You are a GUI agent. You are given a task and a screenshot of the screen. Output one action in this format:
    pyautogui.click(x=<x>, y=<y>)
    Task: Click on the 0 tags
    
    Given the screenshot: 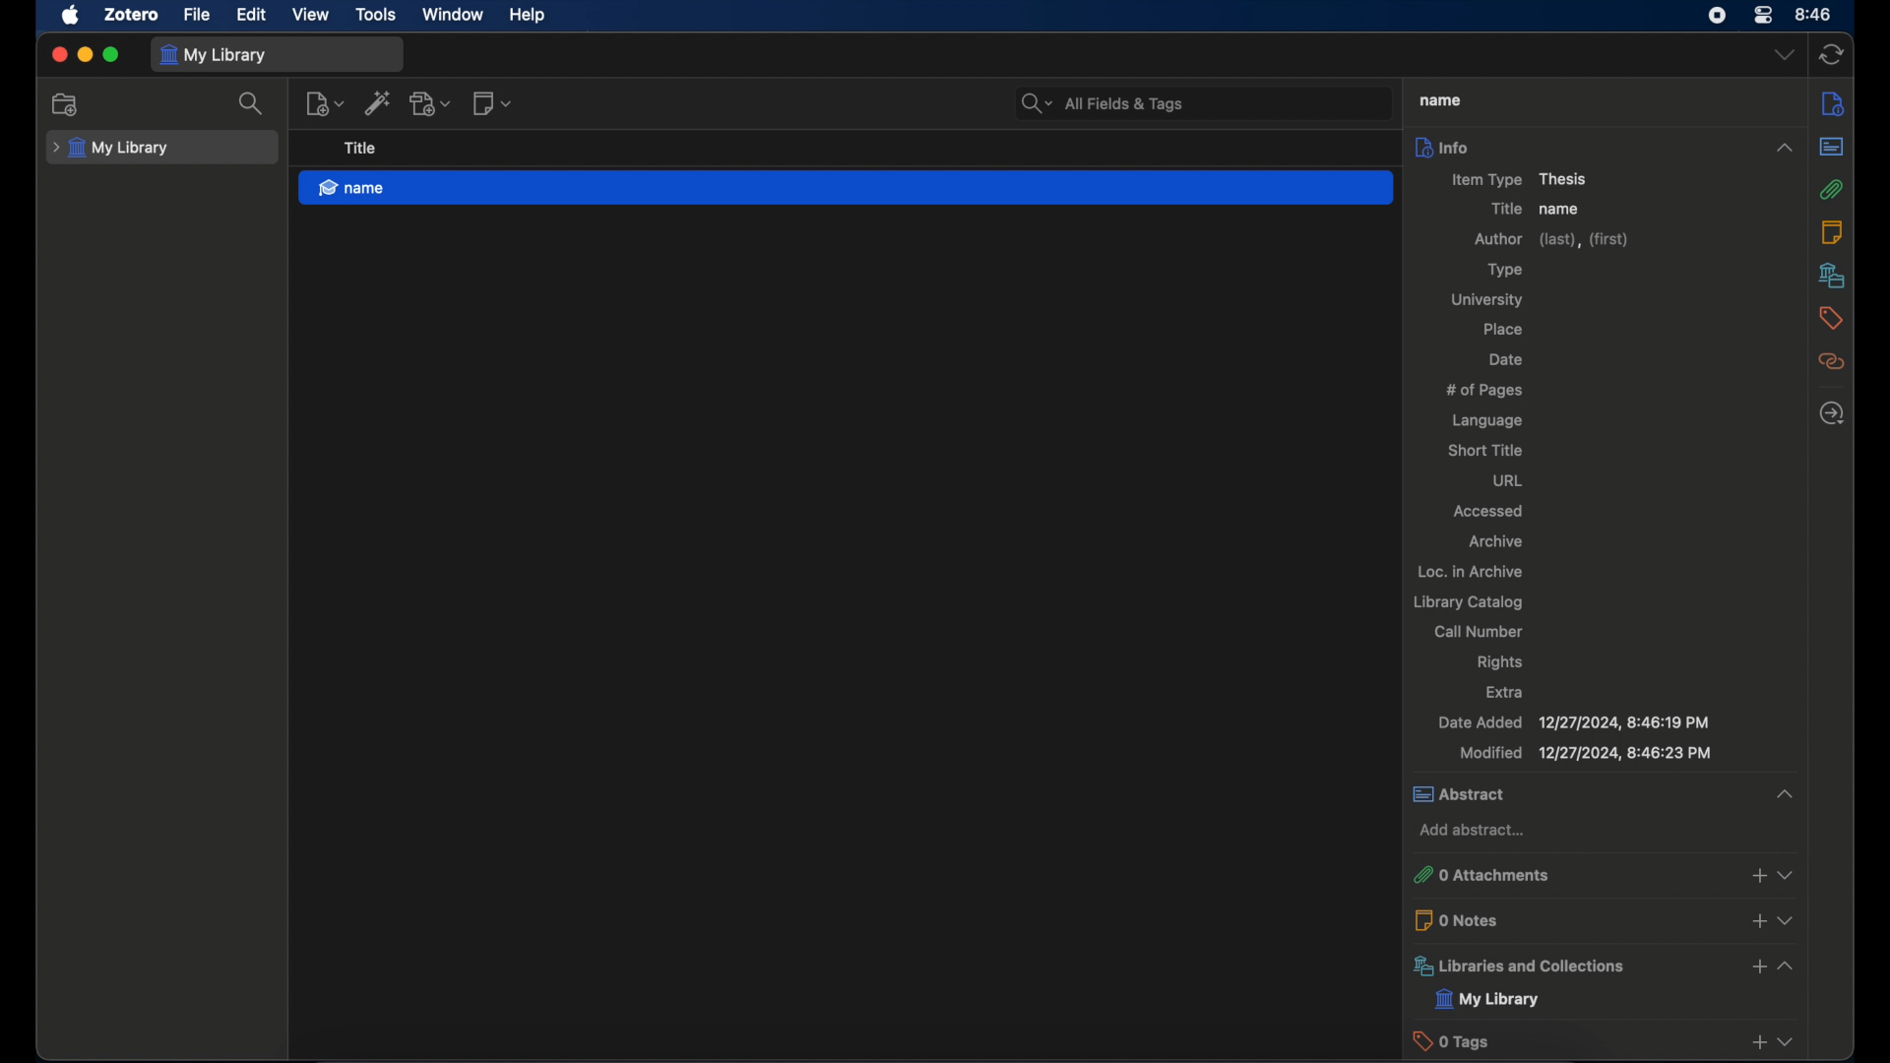 What is the action you would take?
    pyautogui.click(x=1570, y=1041)
    